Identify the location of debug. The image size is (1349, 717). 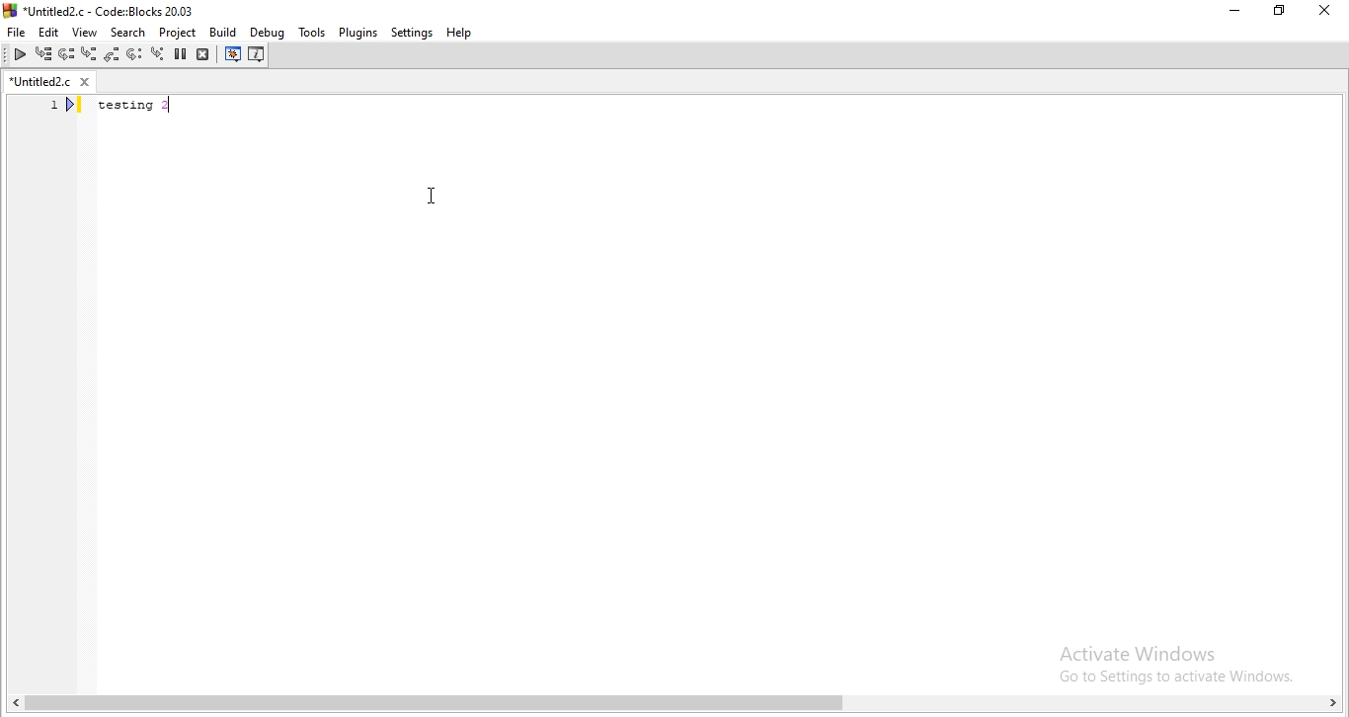
(18, 56).